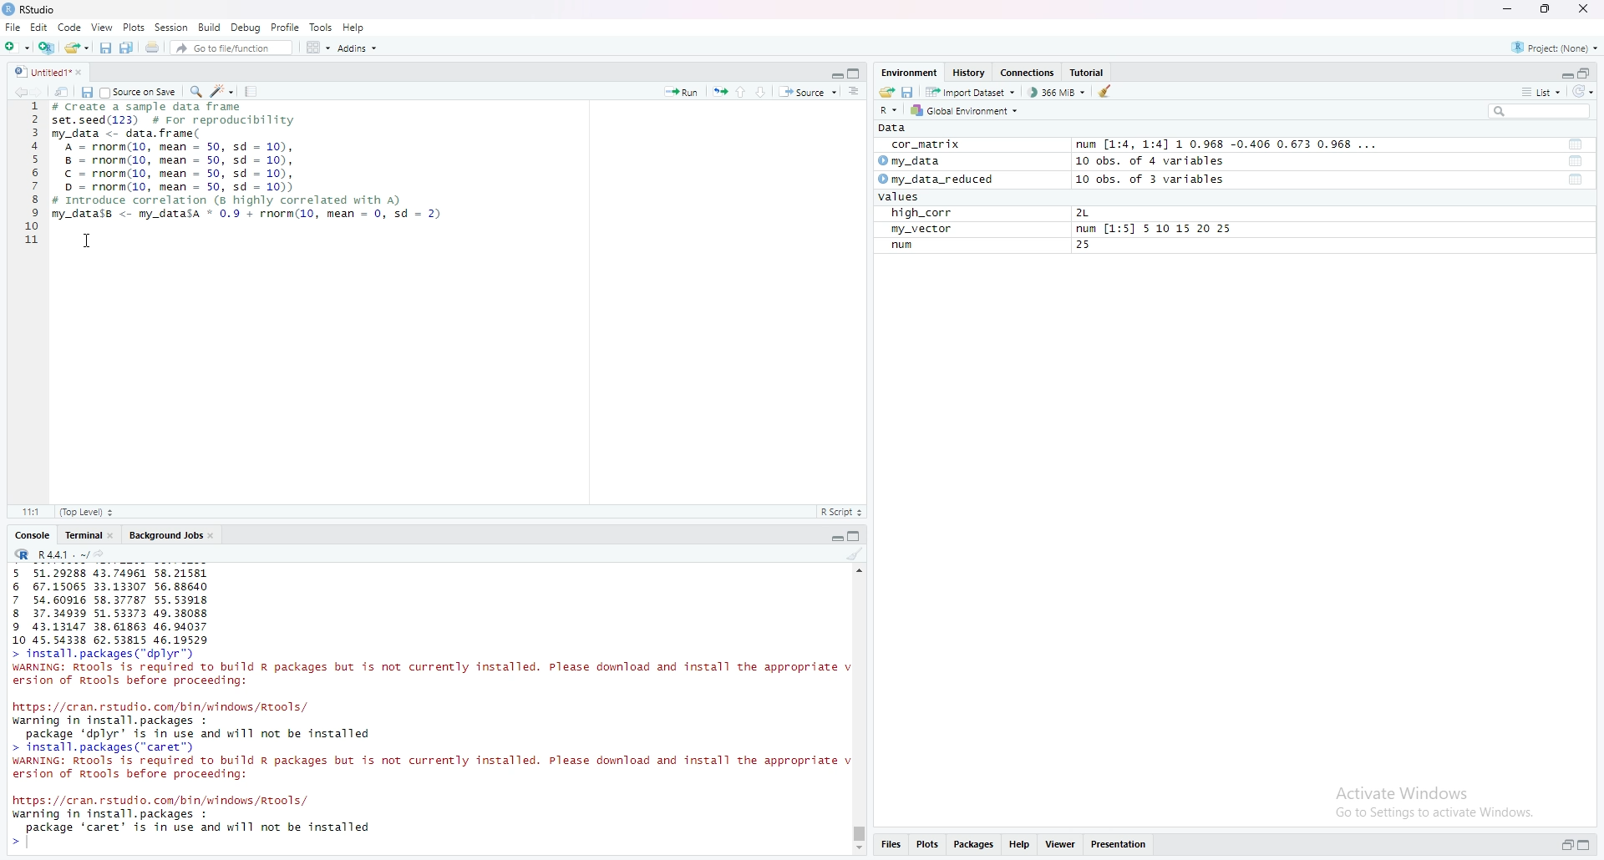 The image size is (1604, 860). Describe the element at coordinates (1582, 92) in the screenshot. I see `reload` at that location.